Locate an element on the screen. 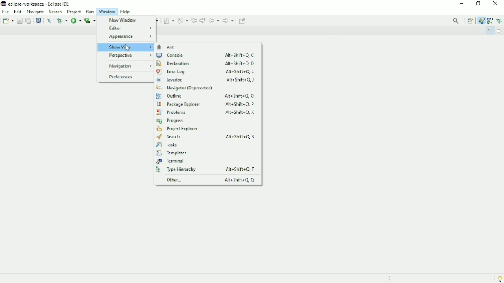 The width and height of the screenshot is (504, 283). Close is located at coordinates (496, 5).